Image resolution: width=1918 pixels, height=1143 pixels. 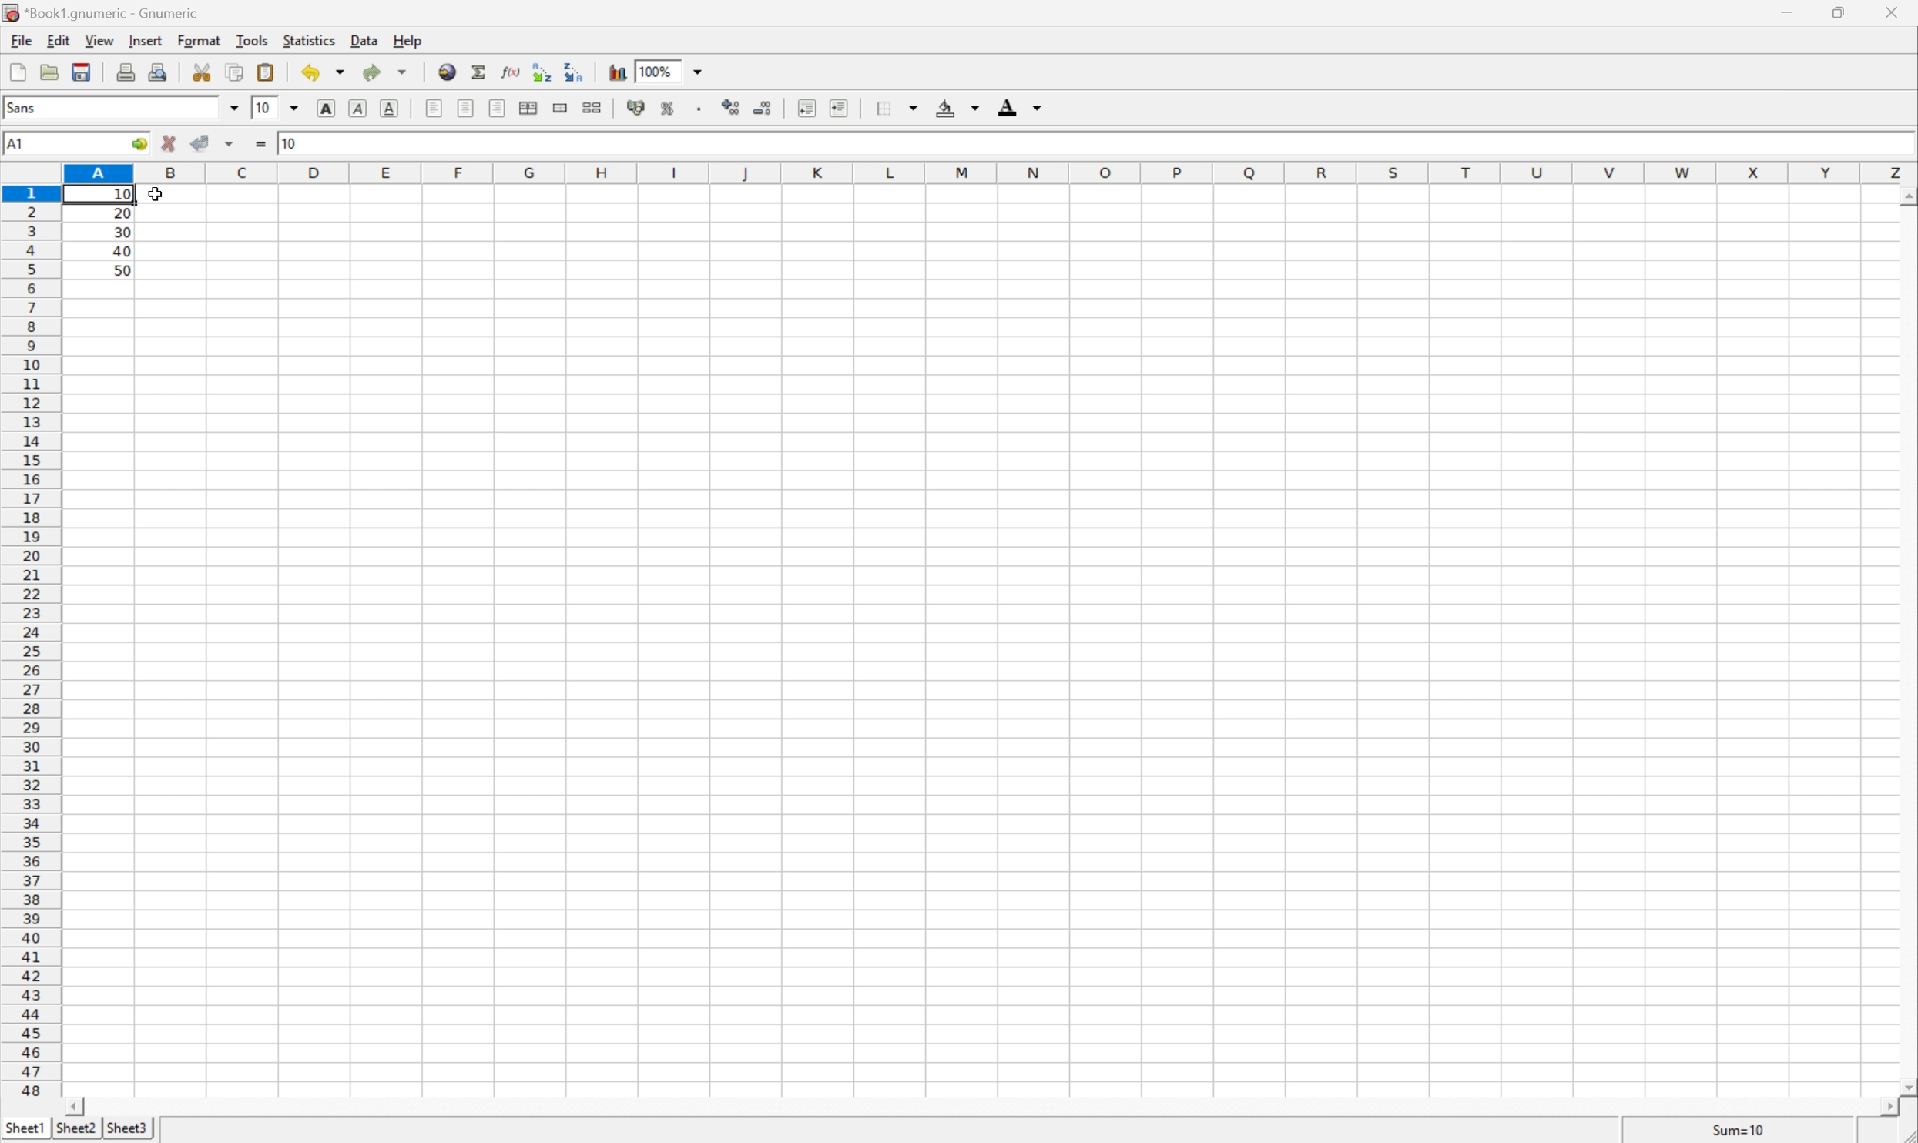 I want to click on Copy selection, so click(x=236, y=73).